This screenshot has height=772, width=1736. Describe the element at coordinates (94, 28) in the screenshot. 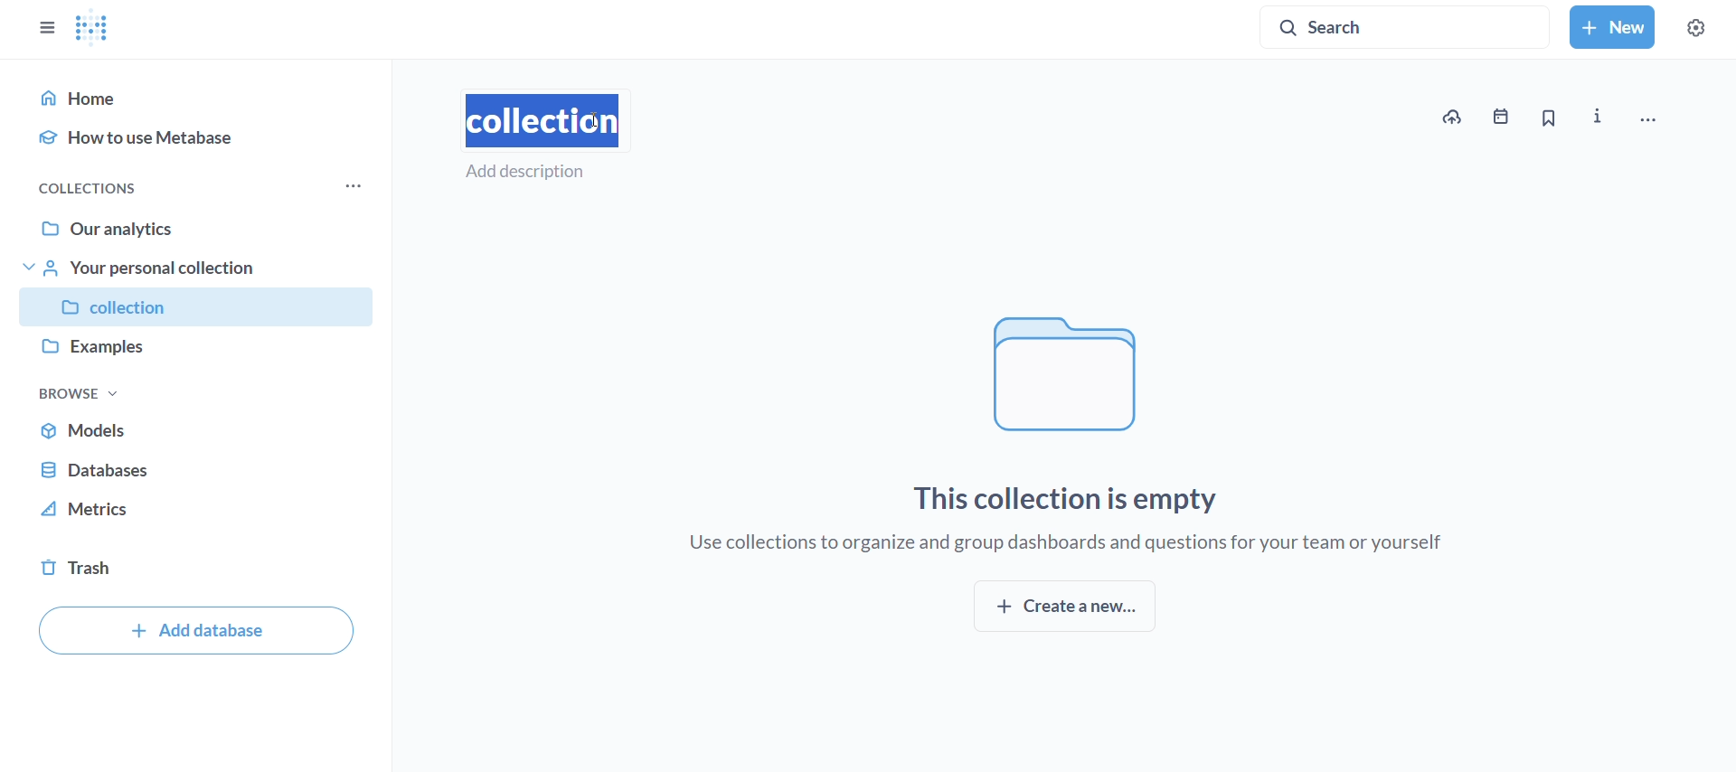

I see `metabase logo` at that location.